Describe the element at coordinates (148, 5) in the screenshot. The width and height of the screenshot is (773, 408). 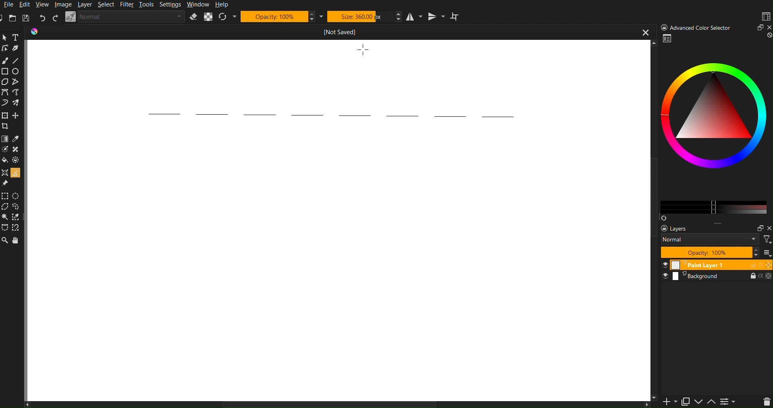
I see `Tools` at that location.